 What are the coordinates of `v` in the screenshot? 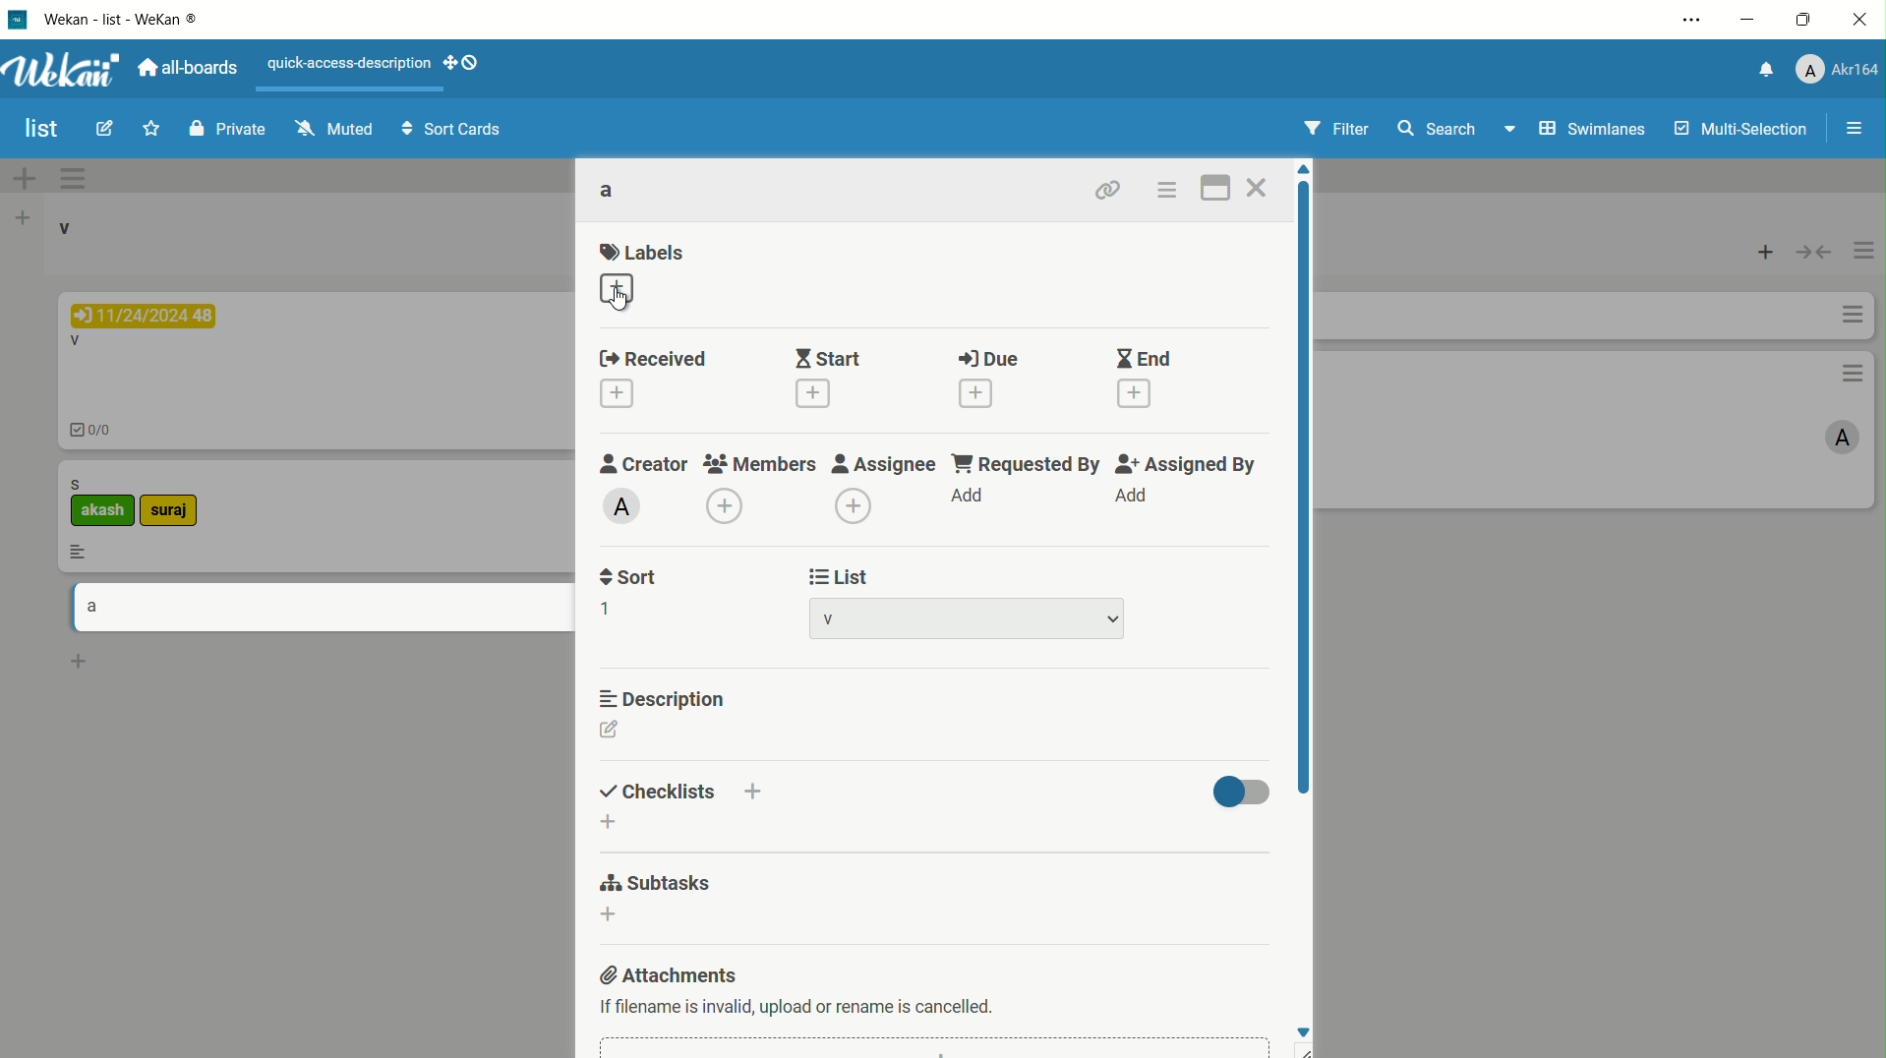 It's located at (73, 233).